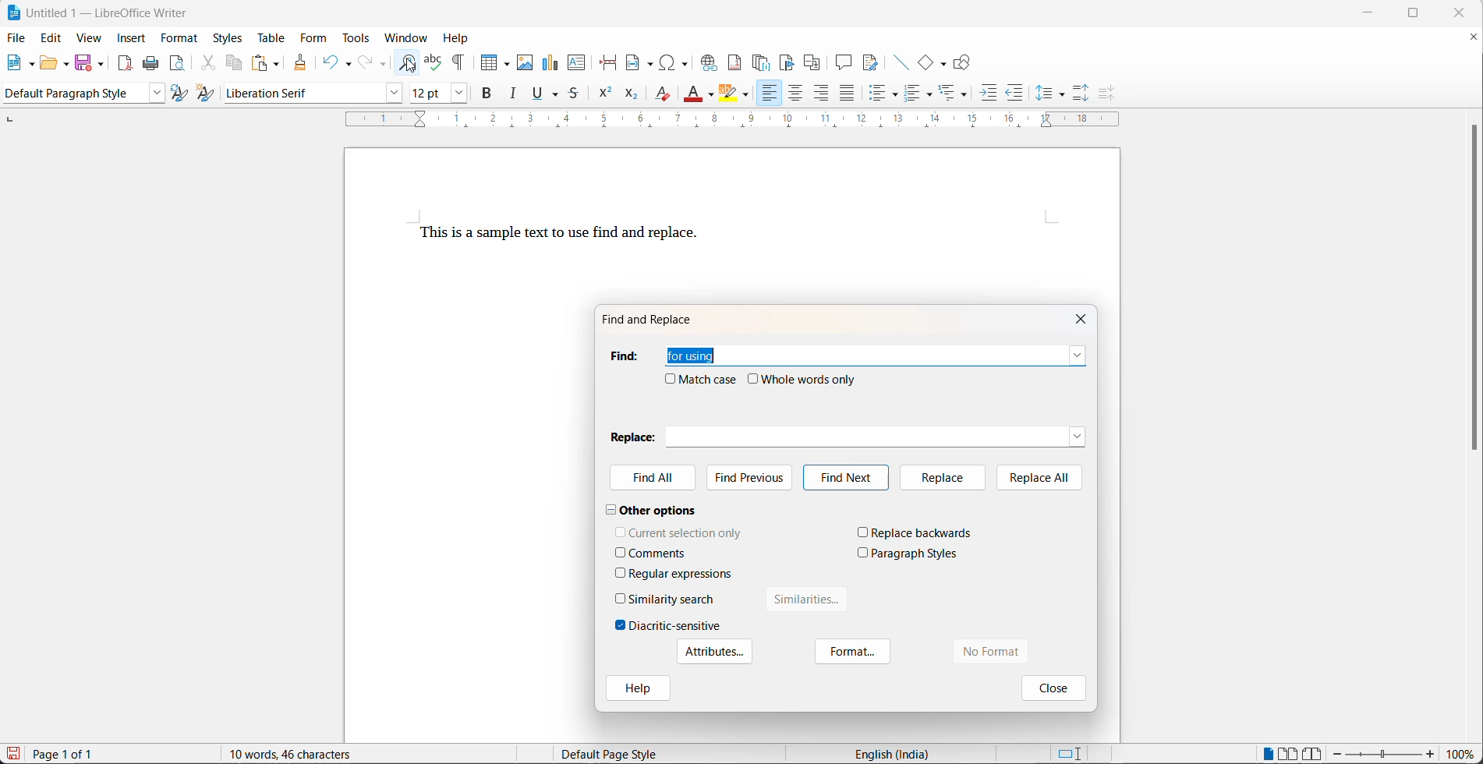  Describe the element at coordinates (313, 39) in the screenshot. I see `form` at that location.